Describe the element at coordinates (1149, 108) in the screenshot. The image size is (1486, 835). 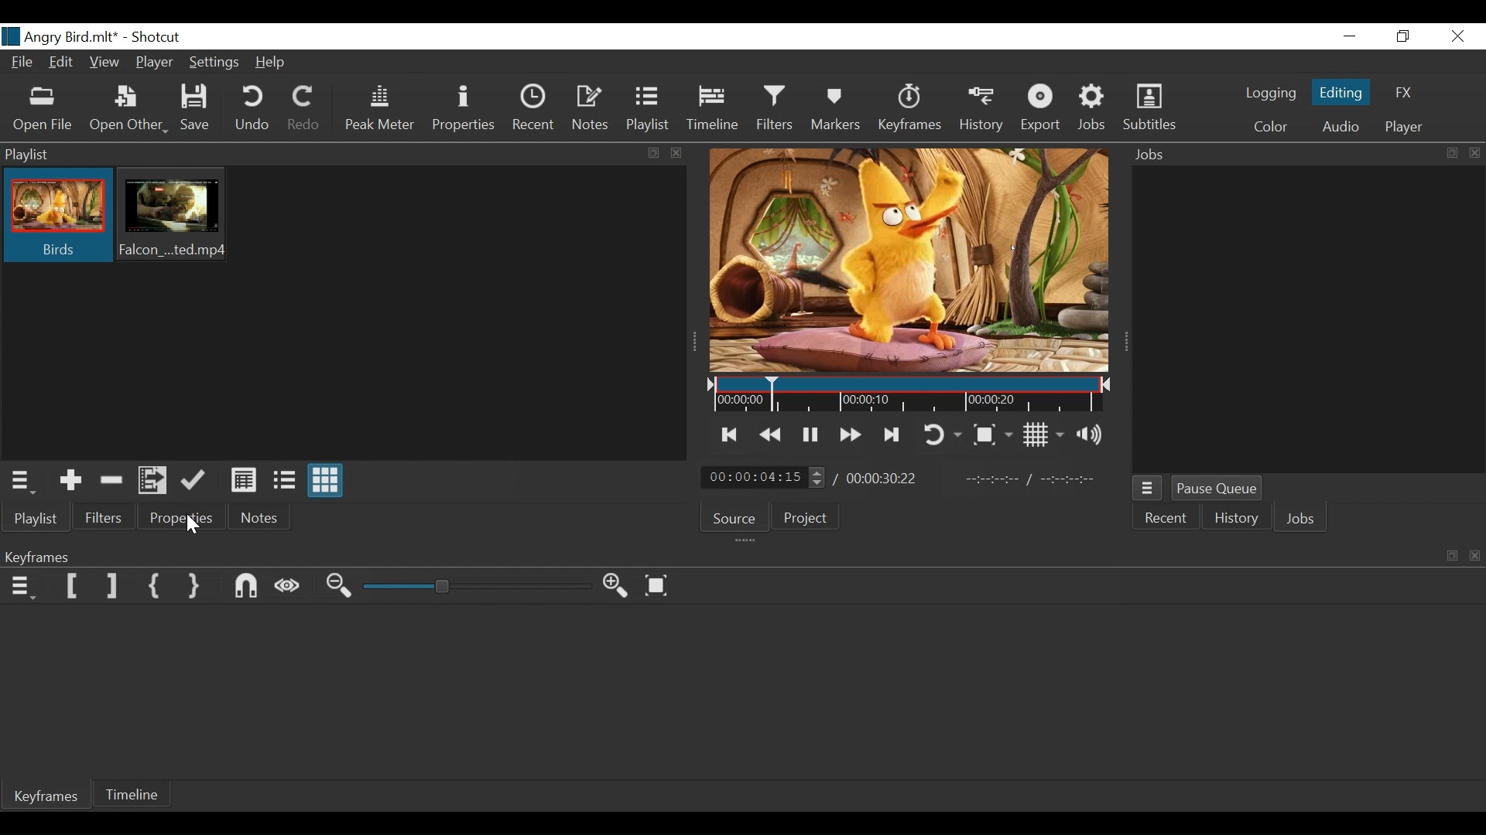
I see `Subtitles` at that location.